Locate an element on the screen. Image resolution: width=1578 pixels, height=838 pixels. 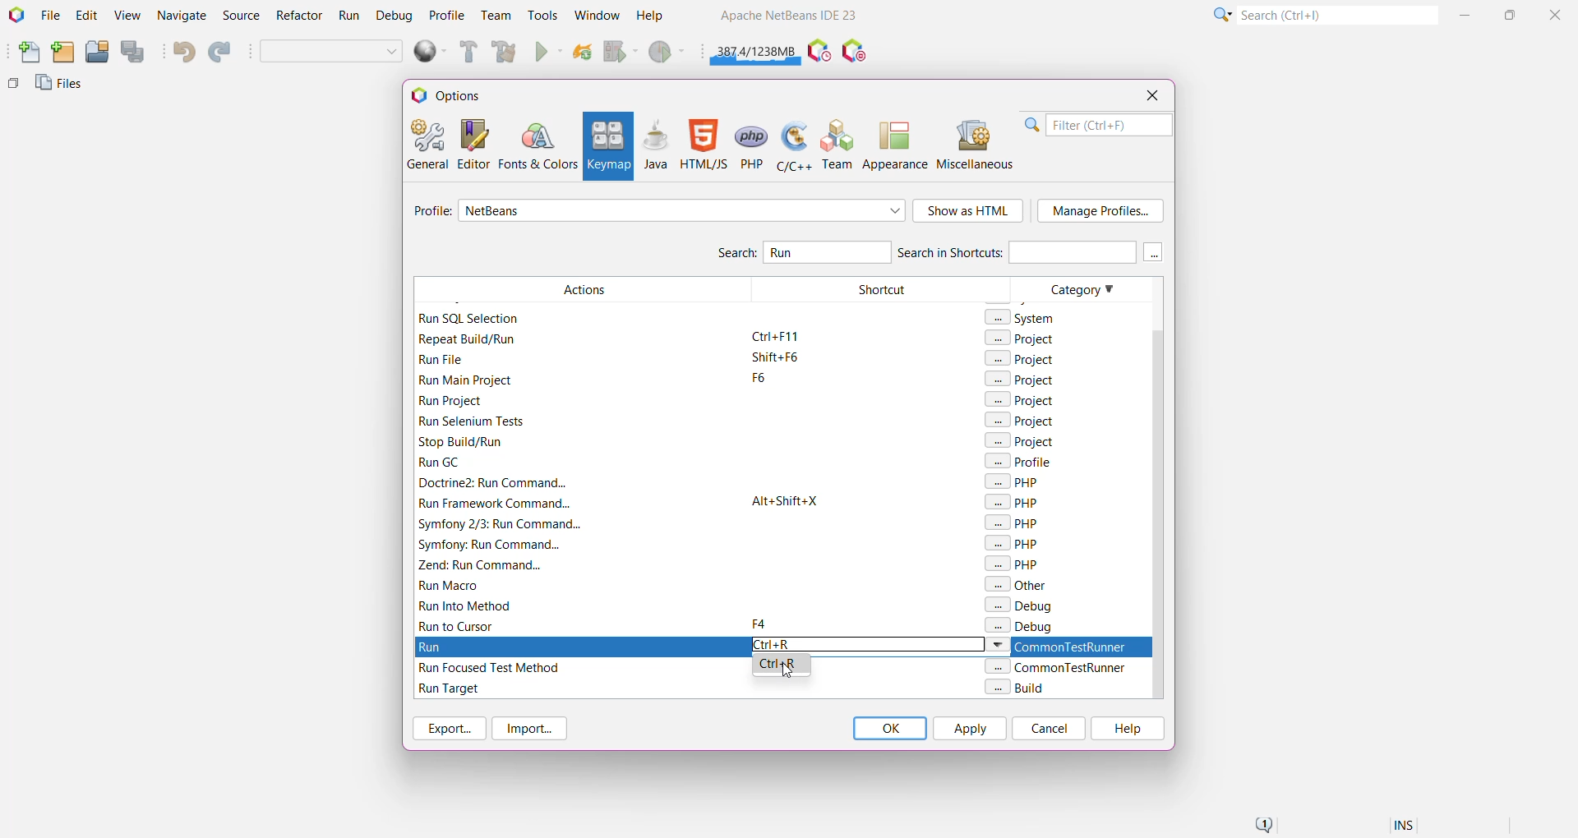
Edit is located at coordinates (86, 16).